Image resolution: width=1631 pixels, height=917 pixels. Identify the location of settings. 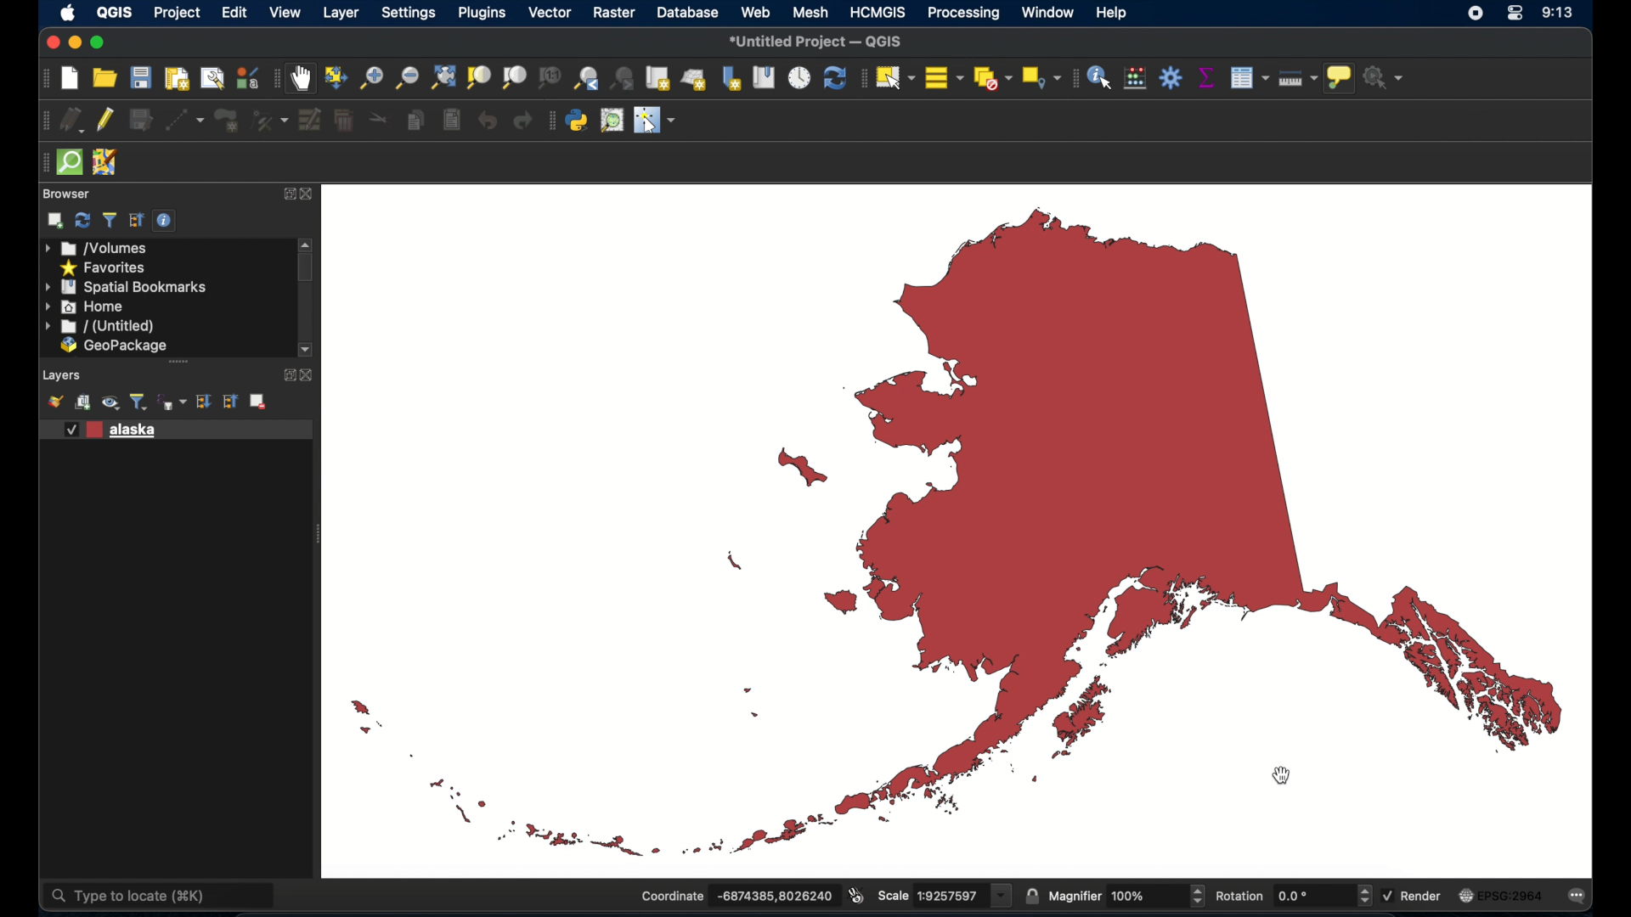
(407, 12).